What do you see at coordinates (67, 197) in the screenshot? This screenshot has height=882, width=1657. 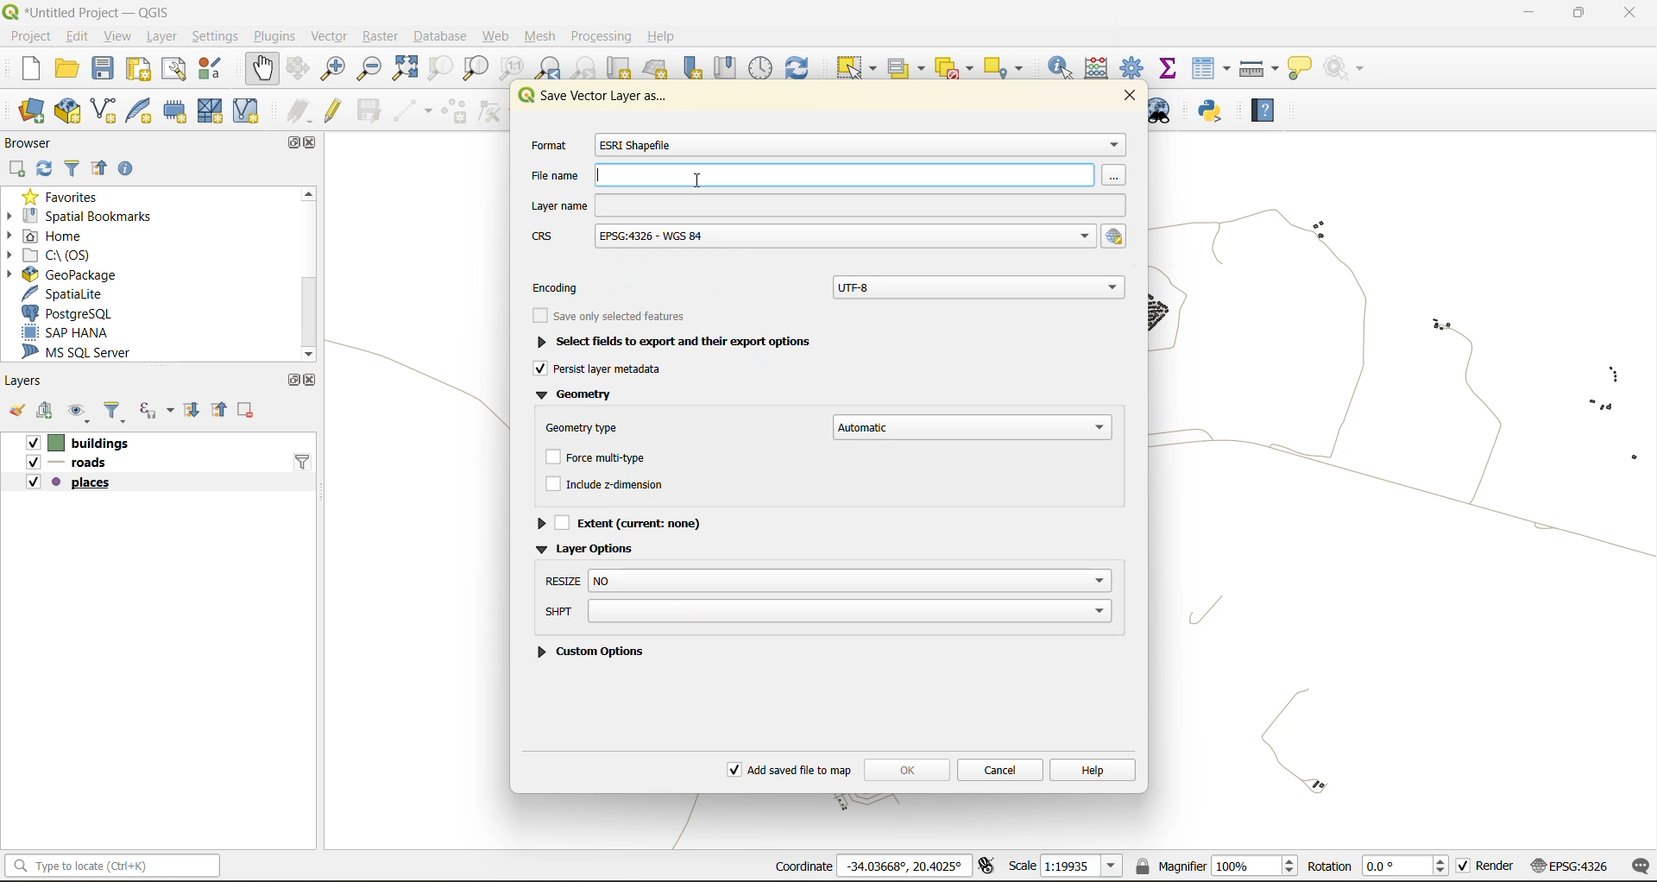 I see `favorites` at bounding box center [67, 197].